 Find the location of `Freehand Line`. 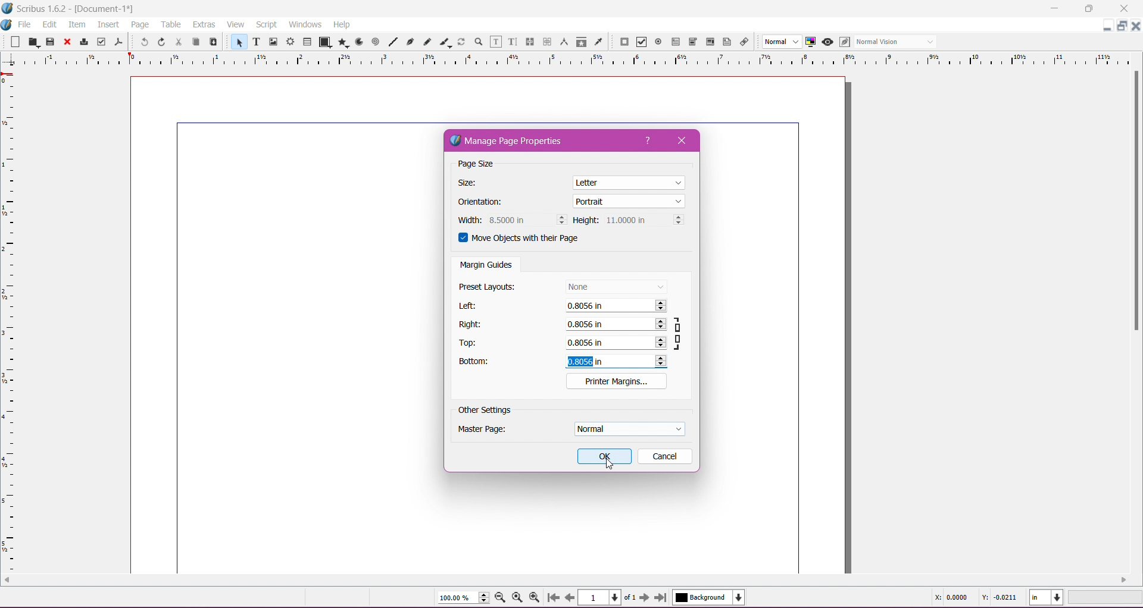

Freehand Line is located at coordinates (427, 42).